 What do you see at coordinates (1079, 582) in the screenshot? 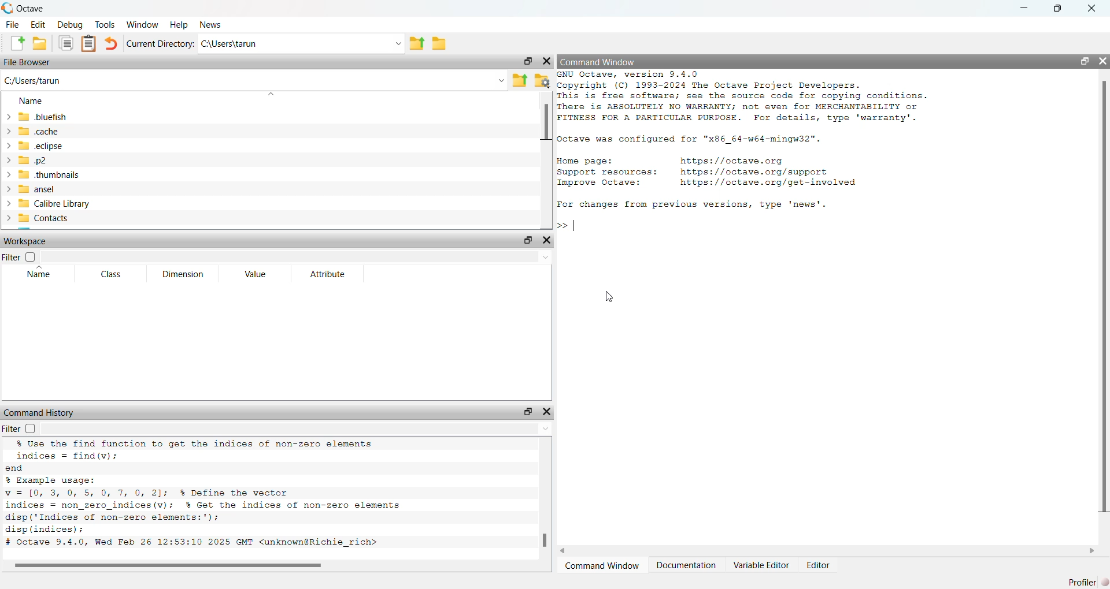
I see `profiler` at bounding box center [1079, 582].